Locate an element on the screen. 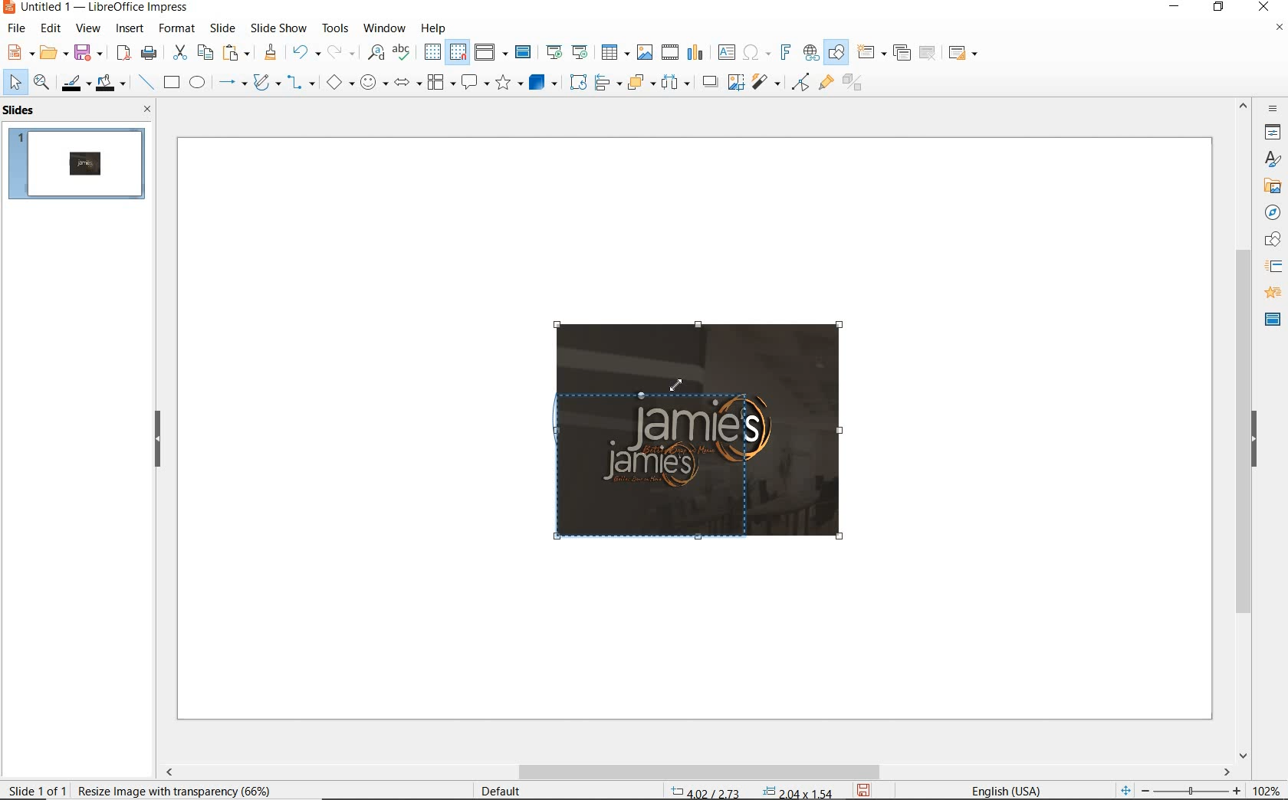  zoom & pan is located at coordinates (43, 84).